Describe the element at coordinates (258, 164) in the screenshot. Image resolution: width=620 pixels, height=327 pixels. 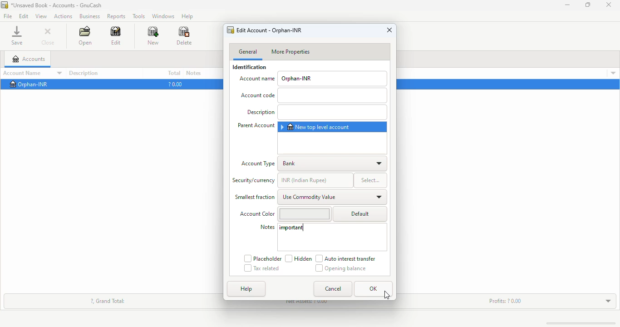
I see `account type` at that location.